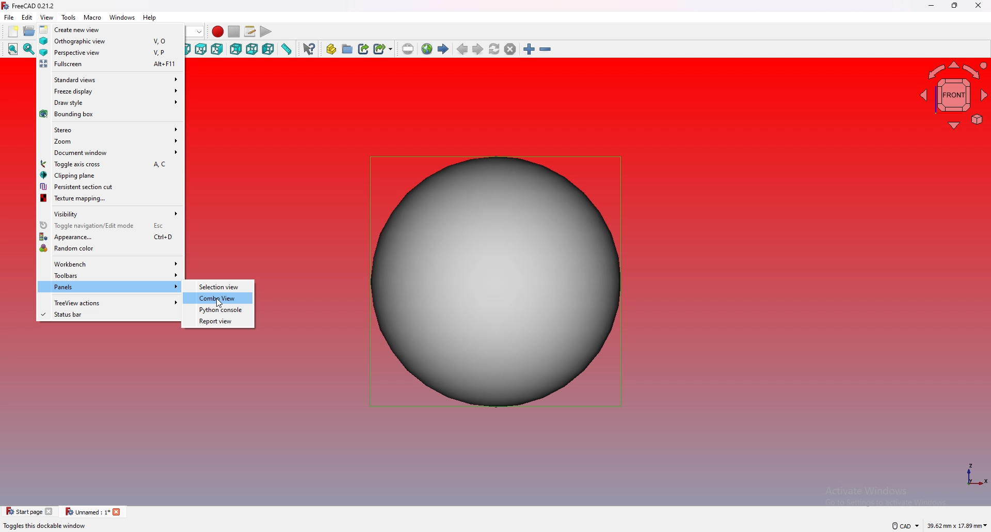  I want to click on stop loading, so click(510, 49).